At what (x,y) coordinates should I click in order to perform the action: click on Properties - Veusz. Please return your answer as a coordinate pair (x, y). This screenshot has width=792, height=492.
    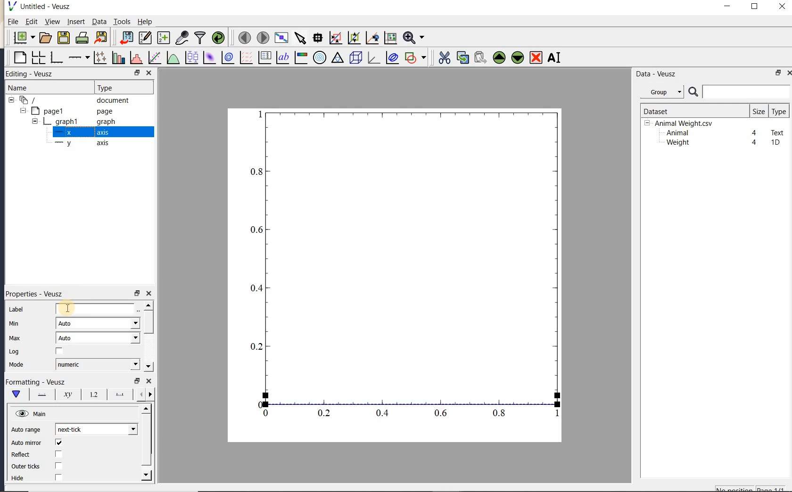
    Looking at the image, I should click on (37, 294).